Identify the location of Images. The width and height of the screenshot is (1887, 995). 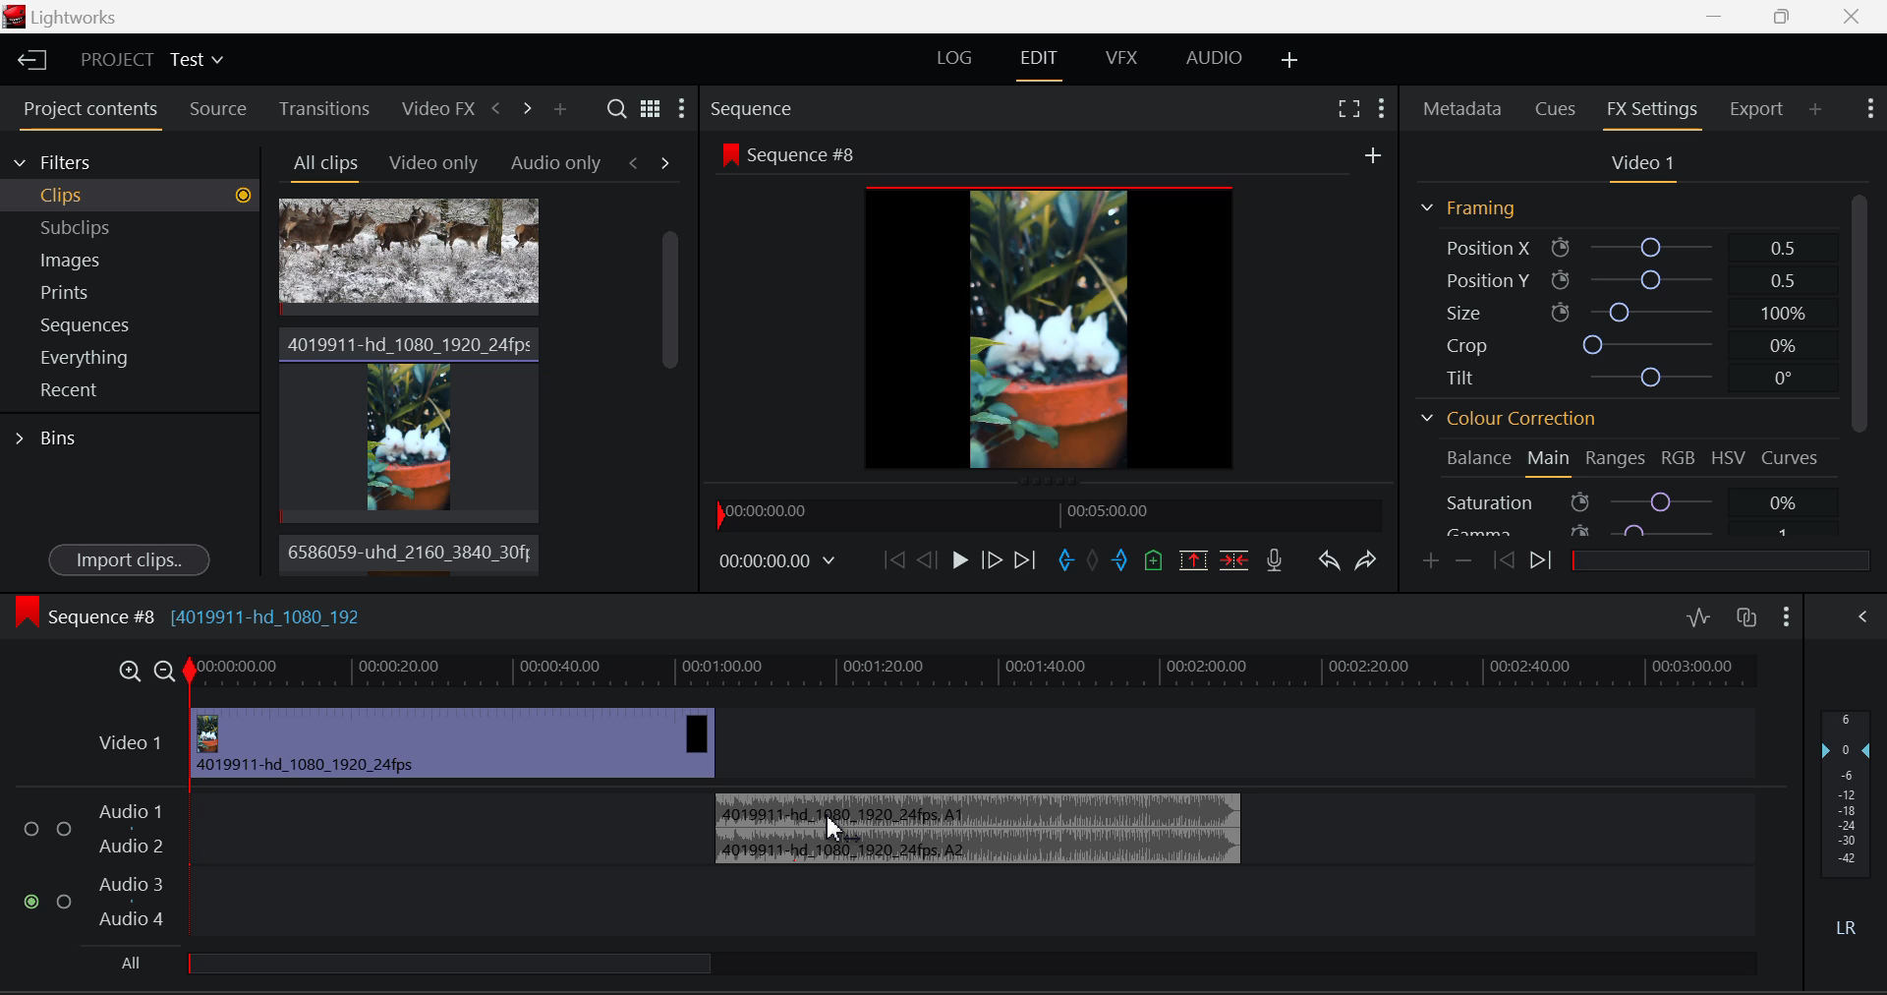
(130, 257).